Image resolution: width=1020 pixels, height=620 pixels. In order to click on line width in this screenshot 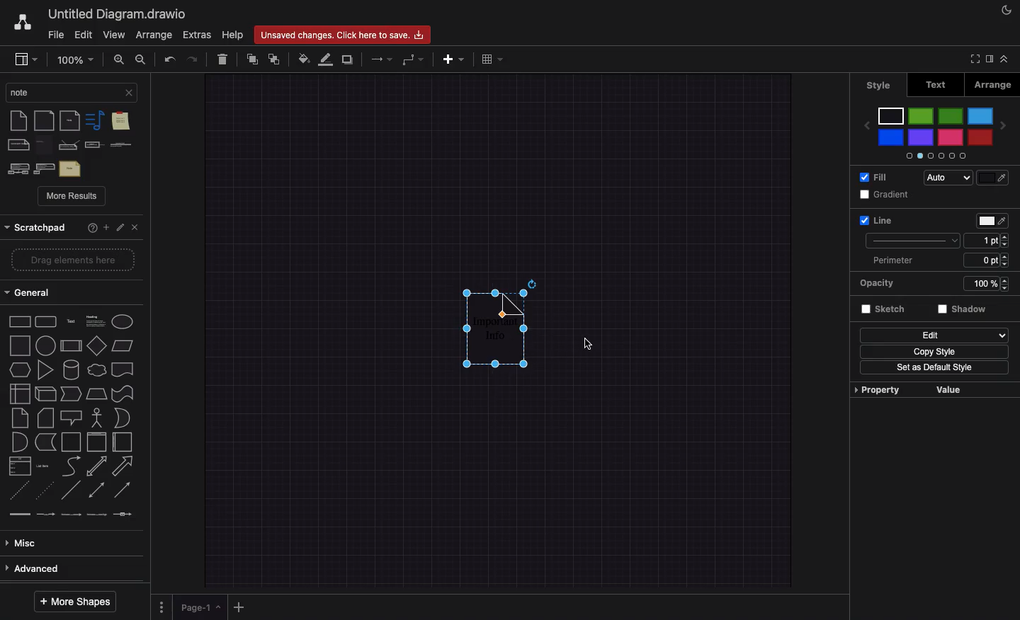, I will do `click(982, 240)`.